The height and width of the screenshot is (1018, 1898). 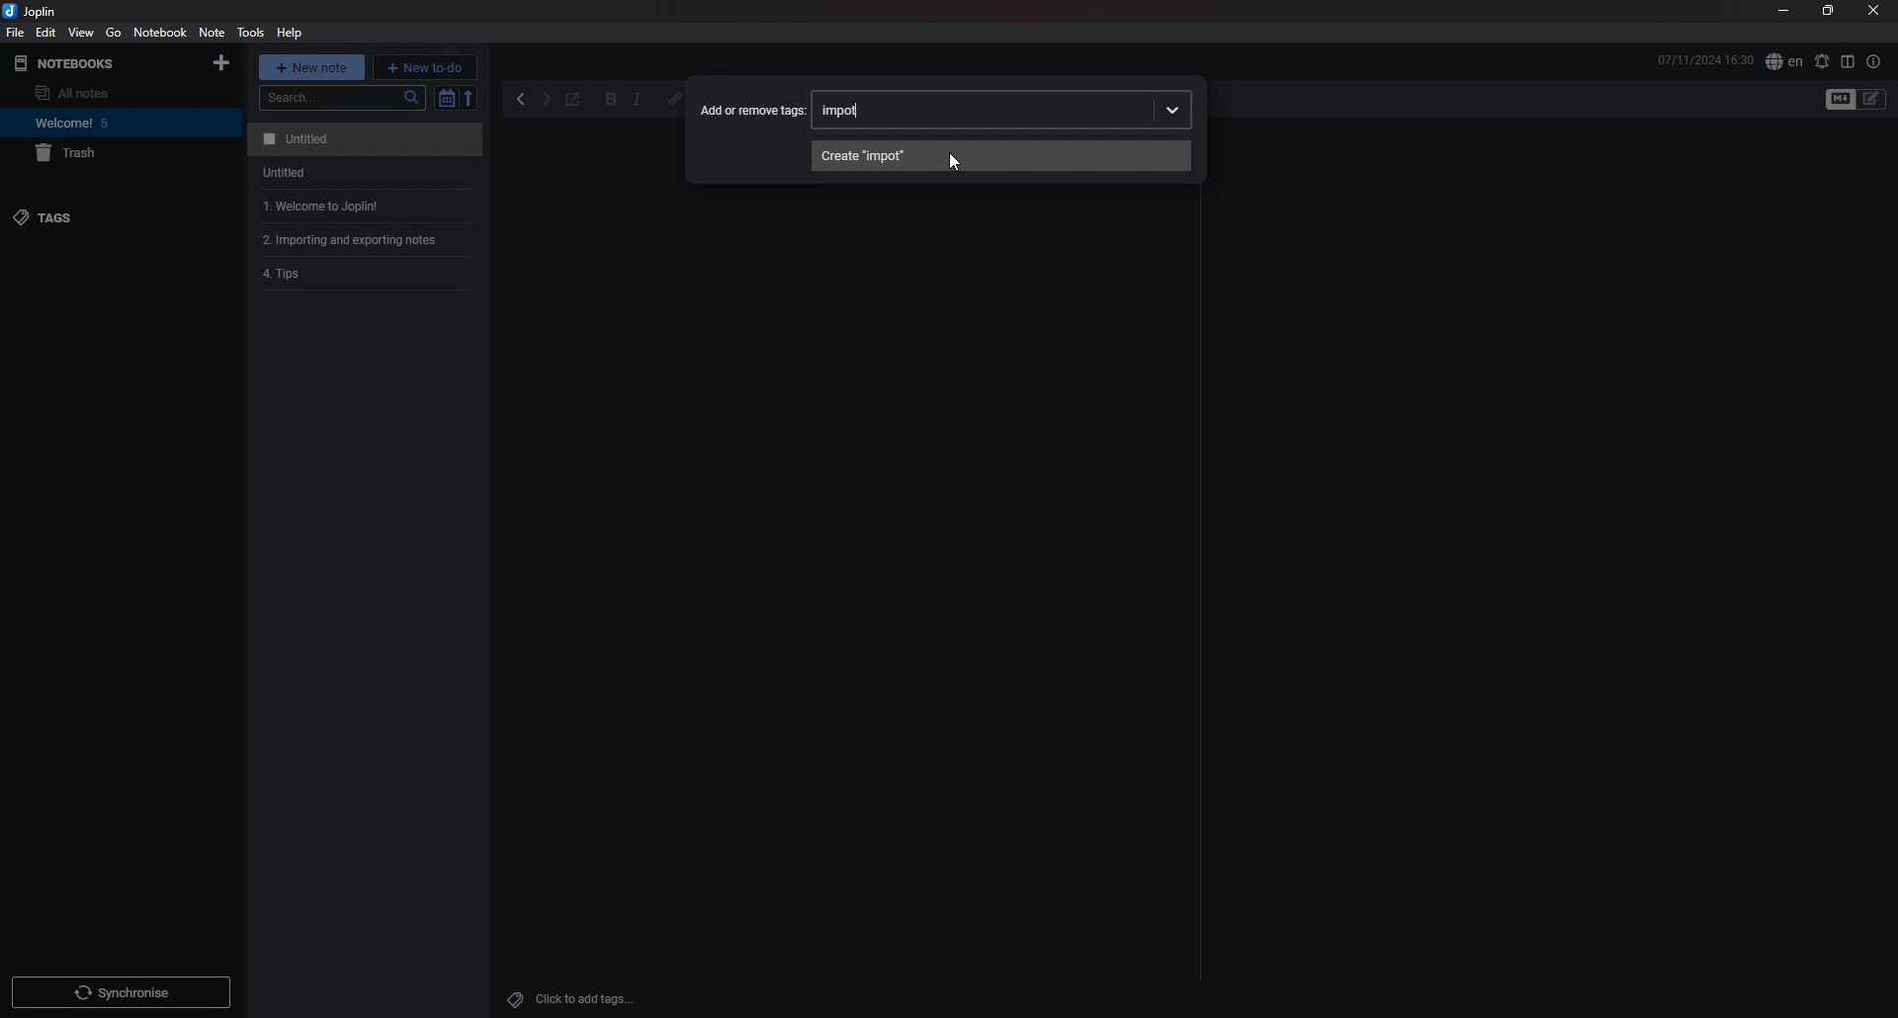 What do you see at coordinates (523, 100) in the screenshot?
I see `back` at bounding box center [523, 100].